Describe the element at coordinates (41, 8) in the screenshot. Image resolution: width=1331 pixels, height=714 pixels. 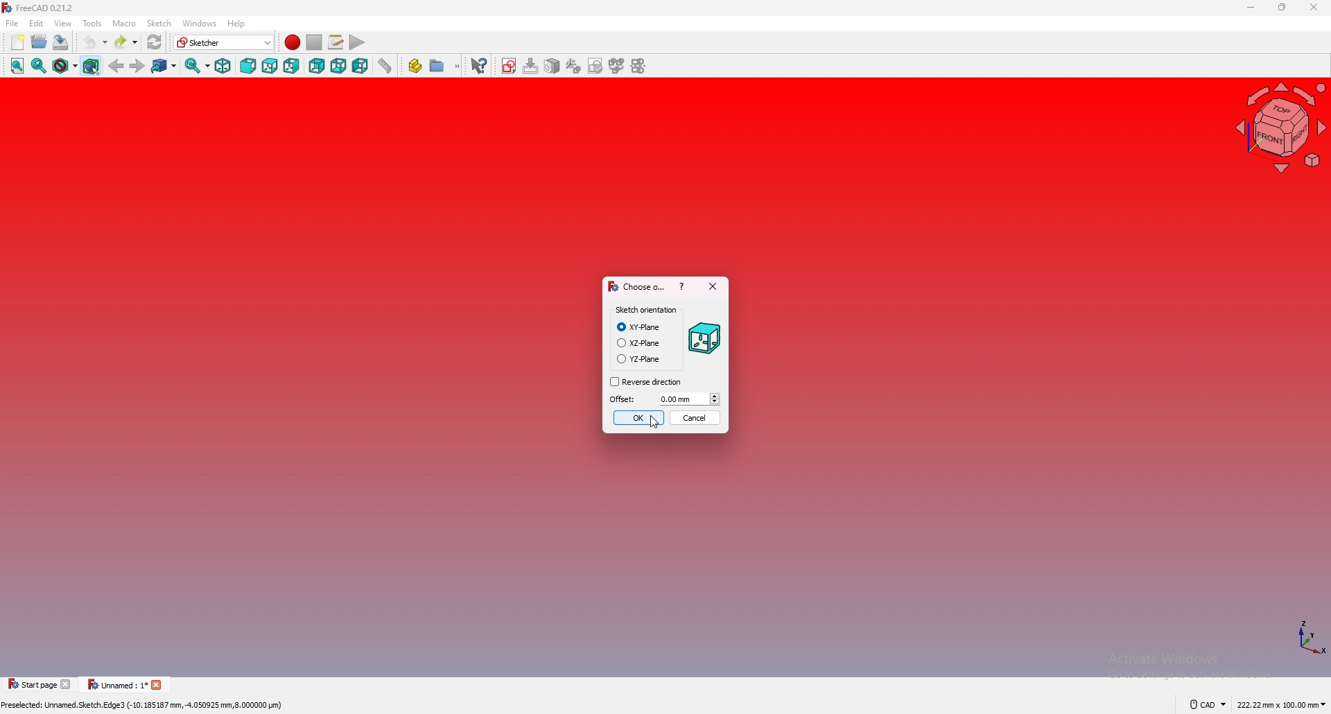
I see `freecad` at that location.